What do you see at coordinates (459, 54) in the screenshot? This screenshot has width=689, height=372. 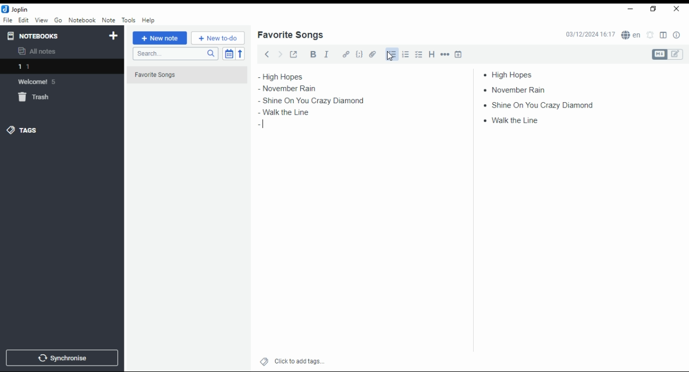 I see `insert time` at bounding box center [459, 54].